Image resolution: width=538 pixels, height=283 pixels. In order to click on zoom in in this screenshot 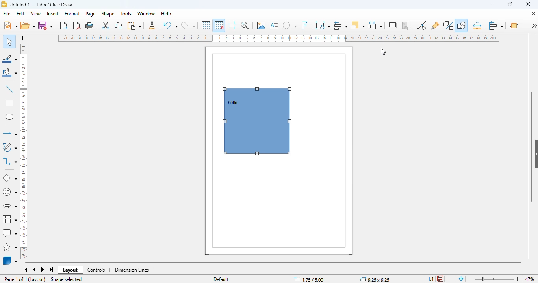, I will do `click(518, 279)`.